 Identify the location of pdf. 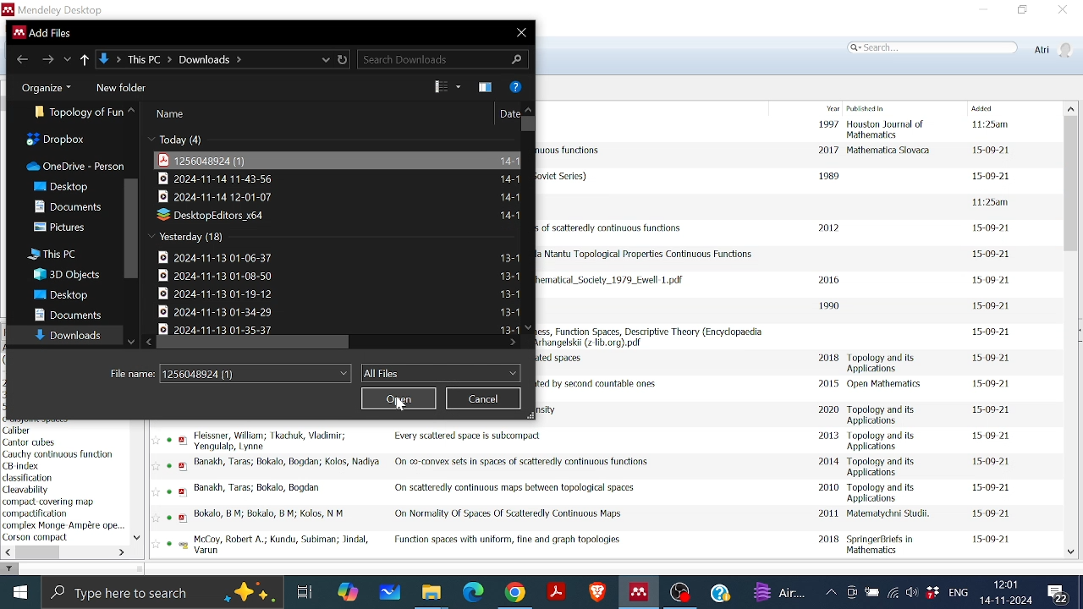
(183, 491).